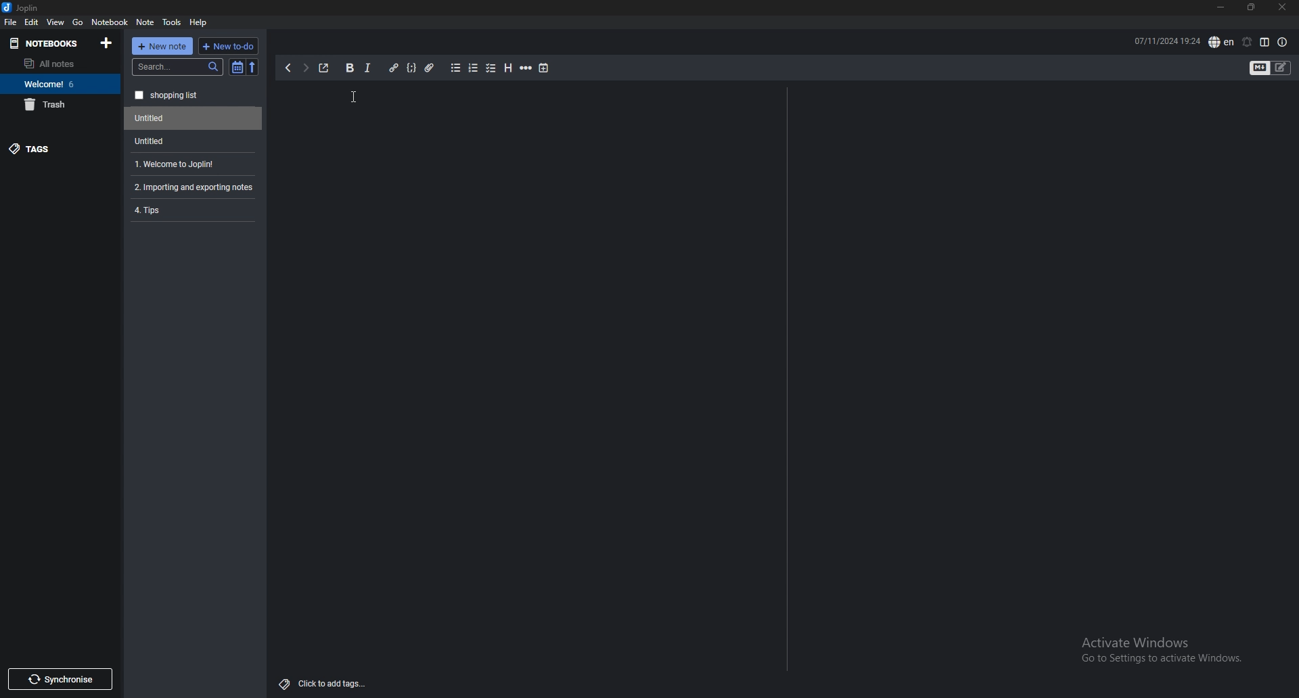 This screenshot has height=698, width=1299. What do you see at coordinates (348, 68) in the screenshot?
I see `bold` at bounding box center [348, 68].